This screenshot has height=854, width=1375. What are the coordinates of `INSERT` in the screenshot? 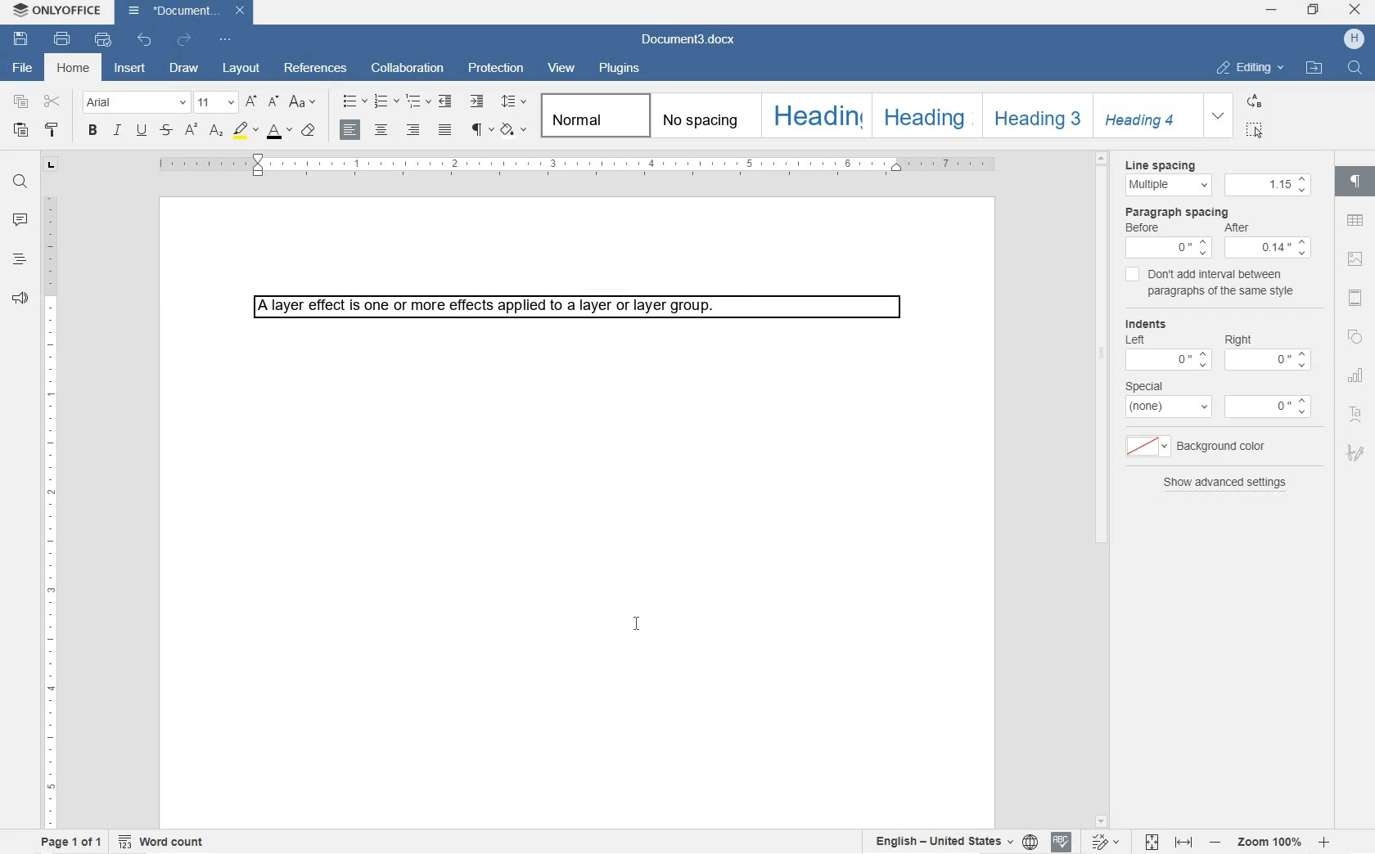 It's located at (130, 69).